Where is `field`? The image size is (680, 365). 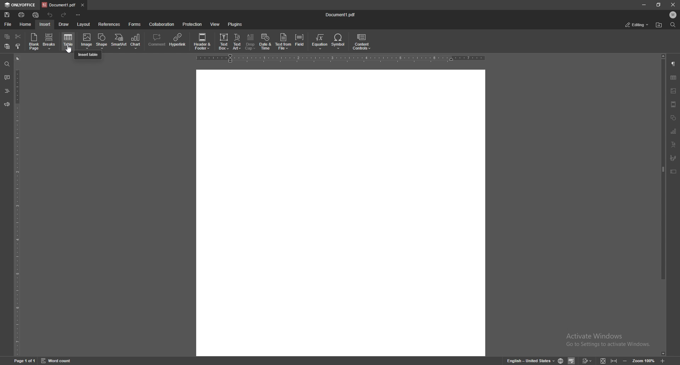 field is located at coordinates (300, 42).